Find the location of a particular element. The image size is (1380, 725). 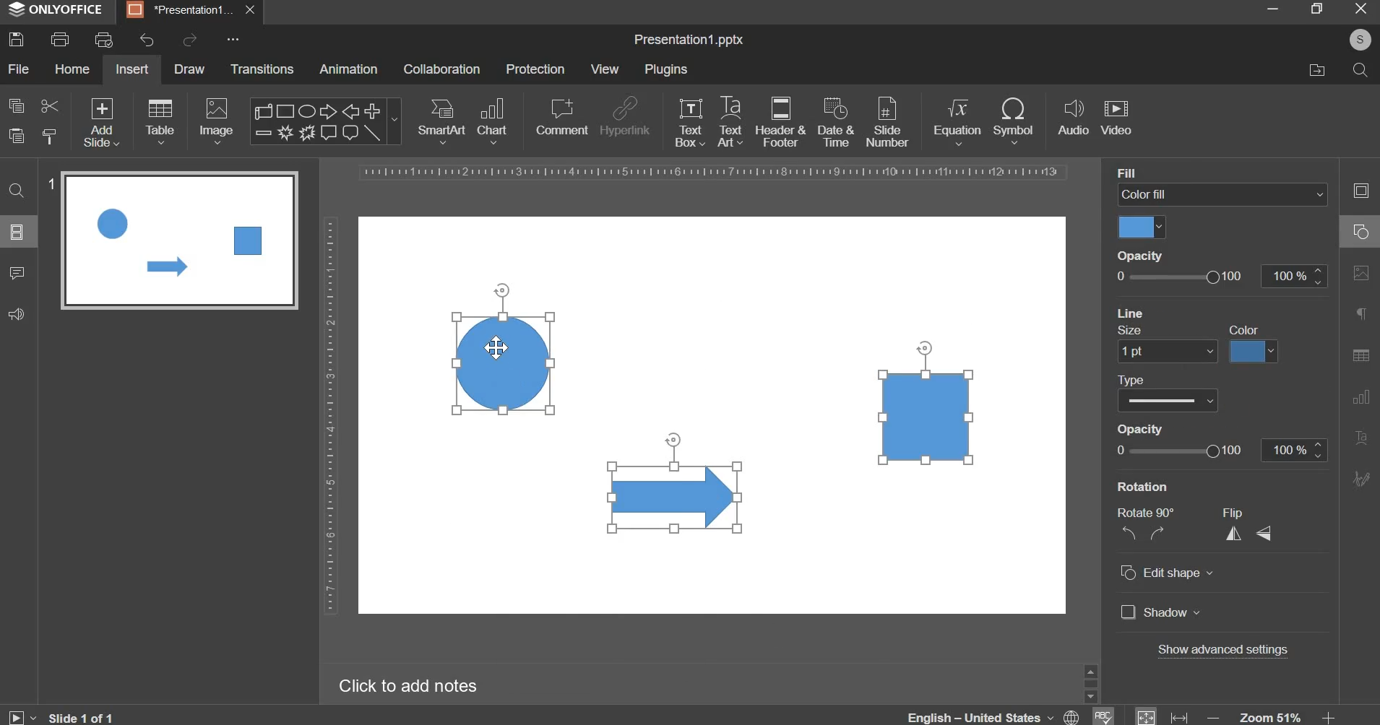

line size is located at coordinates (1166, 350).